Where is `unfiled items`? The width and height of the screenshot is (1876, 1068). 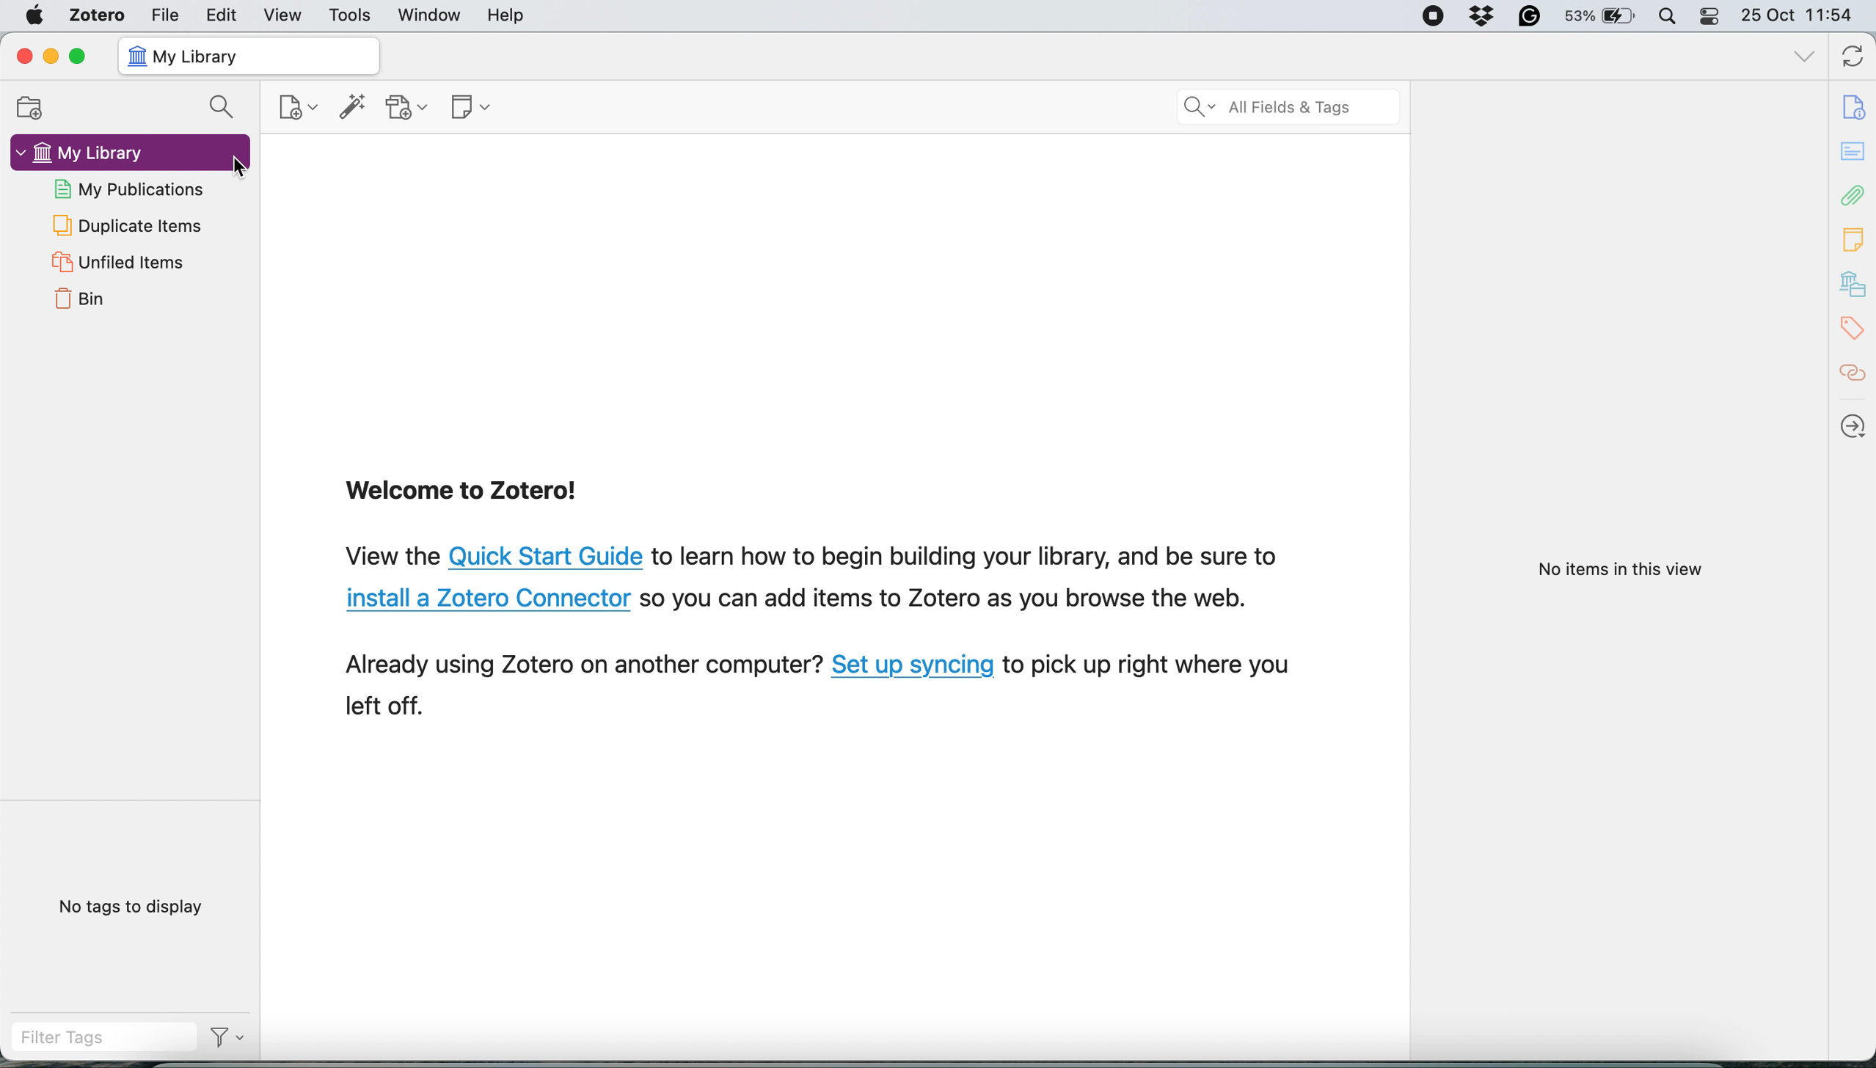 unfiled items is located at coordinates (115, 263).